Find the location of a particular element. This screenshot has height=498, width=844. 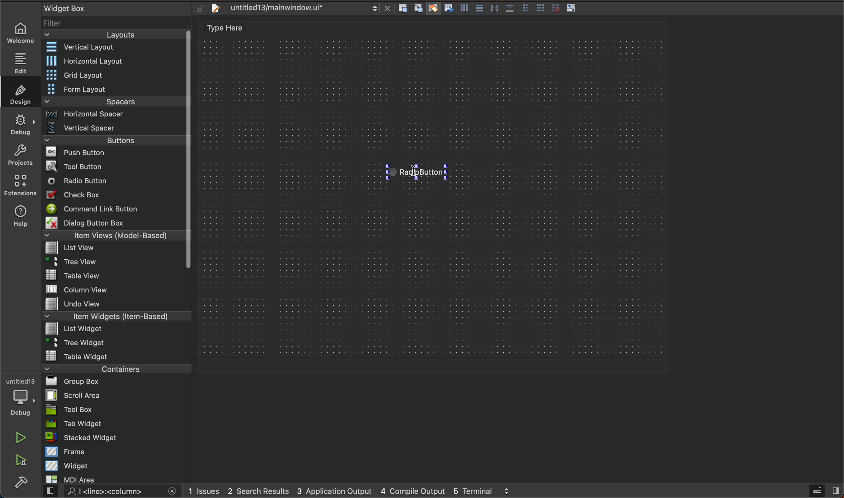

sidebar  is located at coordinates (818, 491).